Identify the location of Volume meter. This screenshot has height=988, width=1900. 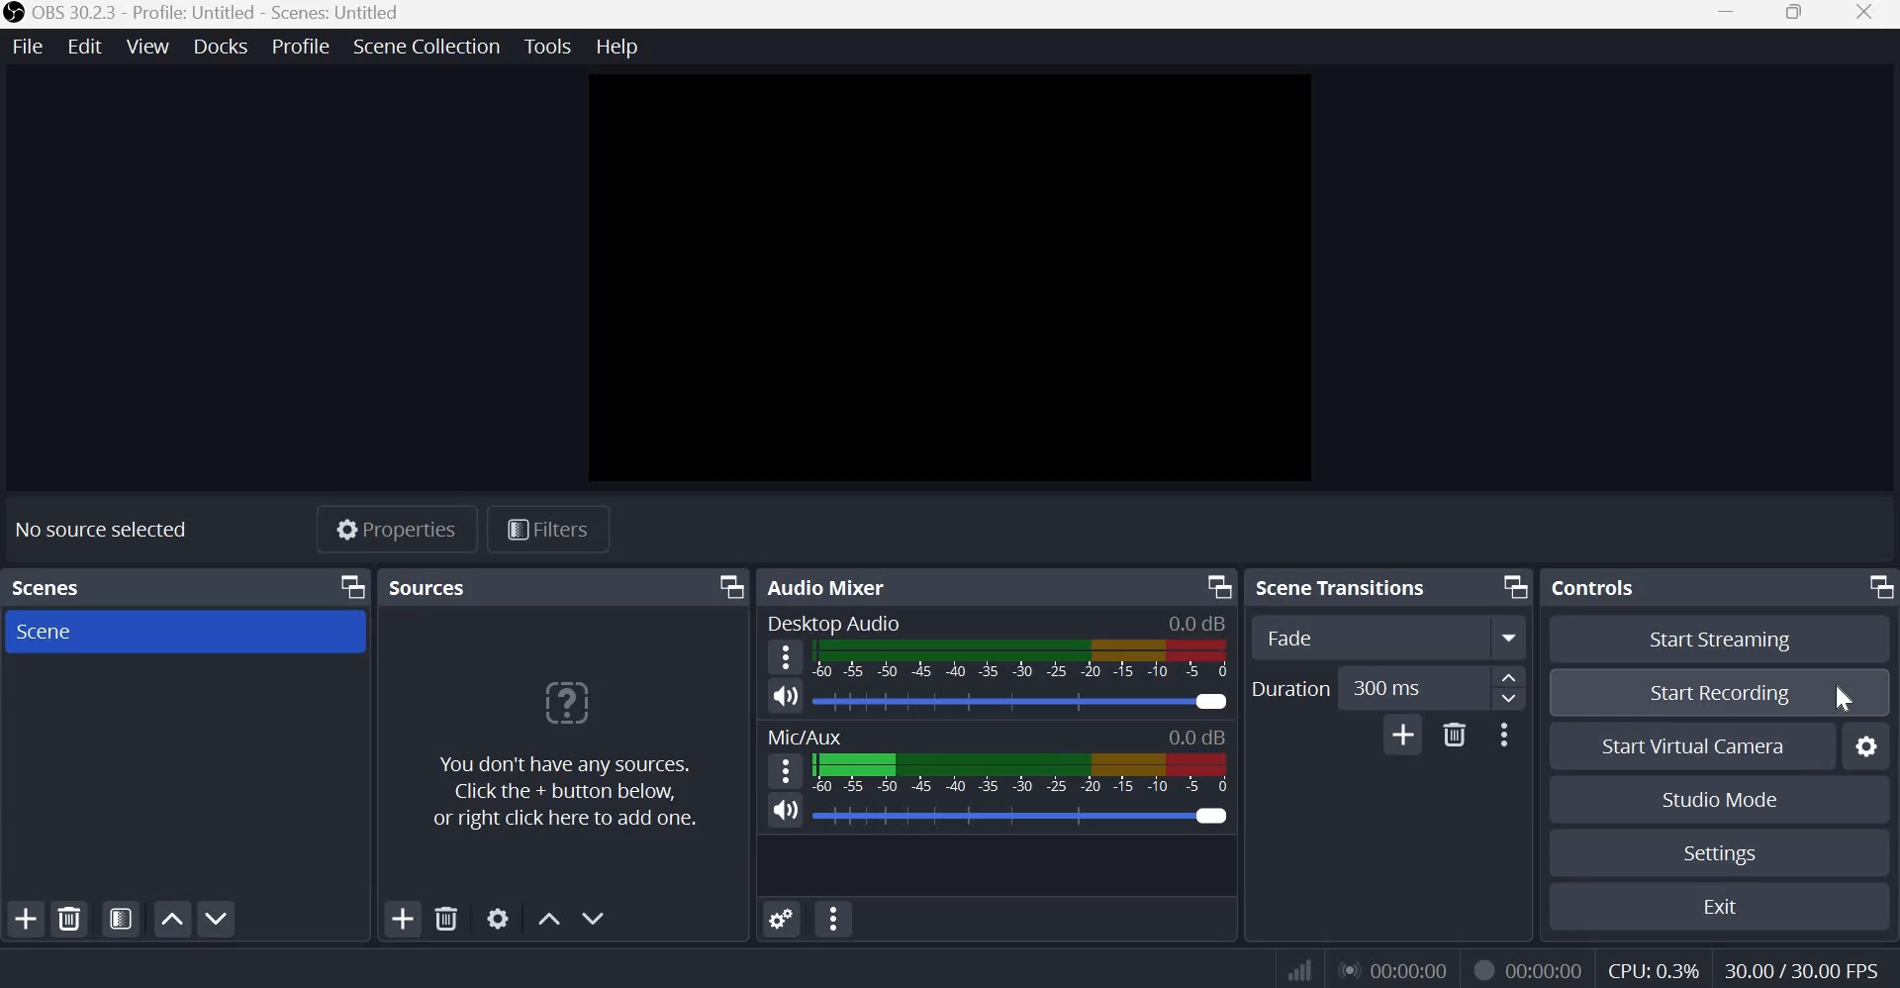
(1026, 663).